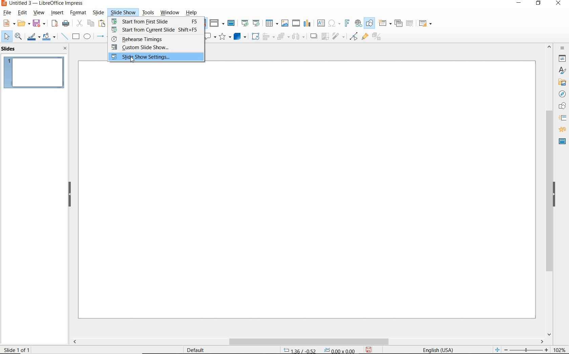  Describe the element at coordinates (245, 23) in the screenshot. I see `START FROM FIRST SLIDE` at that location.